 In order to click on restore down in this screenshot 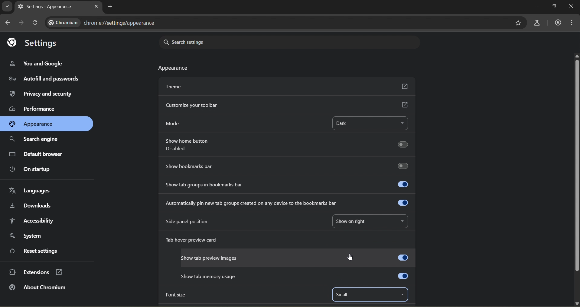, I will do `click(553, 7)`.